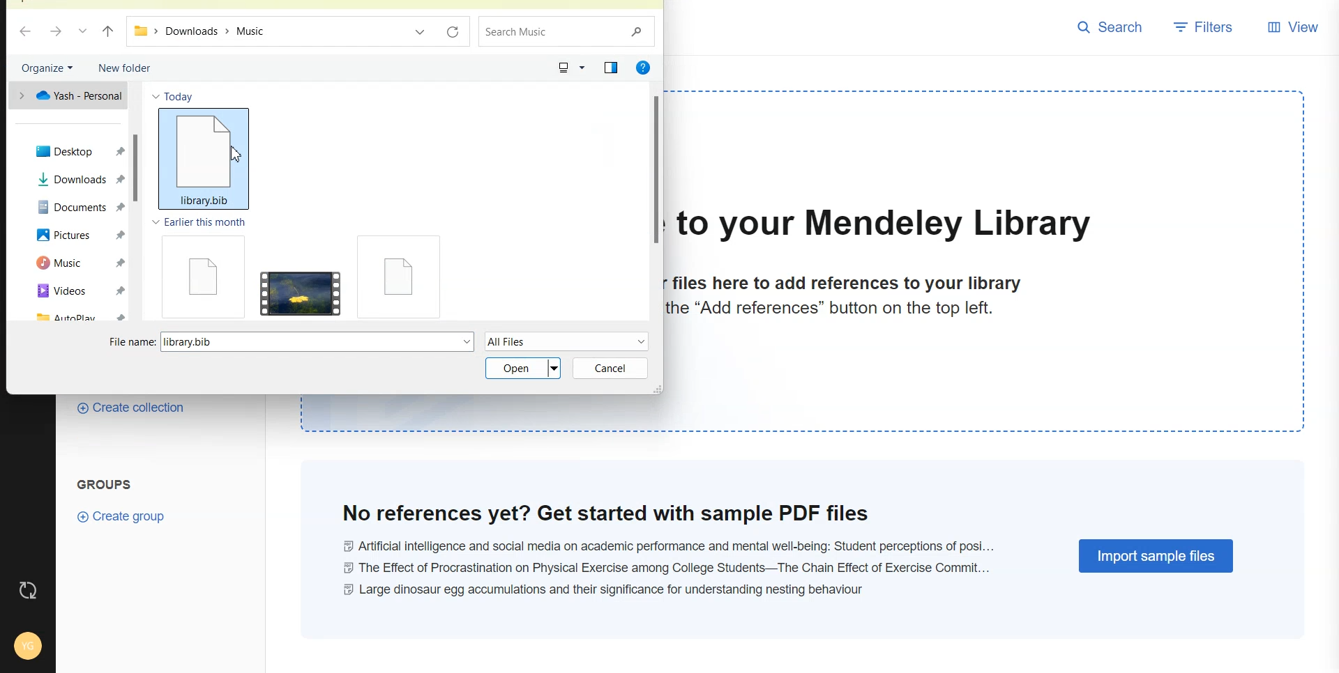 This screenshot has height=673, width=1339. I want to click on All Files, so click(567, 341).